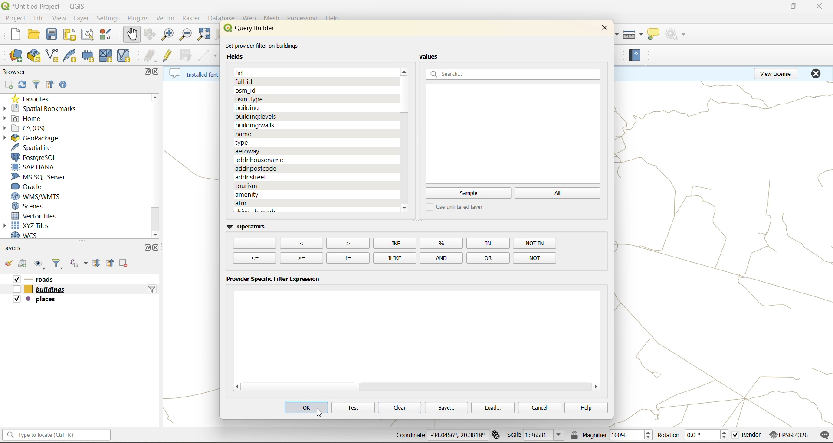  What do you see at coordinates (488, 257) in the screenshot?
I see `opertators` at bounding box center [488, 257].